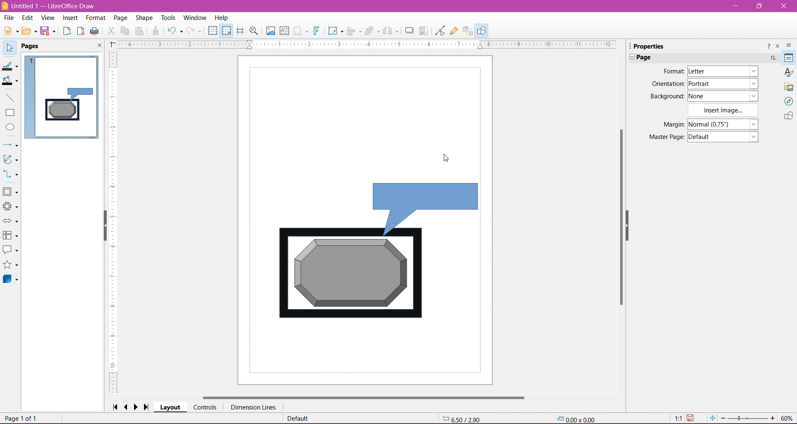  Describe the element at coordinates (284, 31) in the screenshot. I see `Insert Textbox` at that location.